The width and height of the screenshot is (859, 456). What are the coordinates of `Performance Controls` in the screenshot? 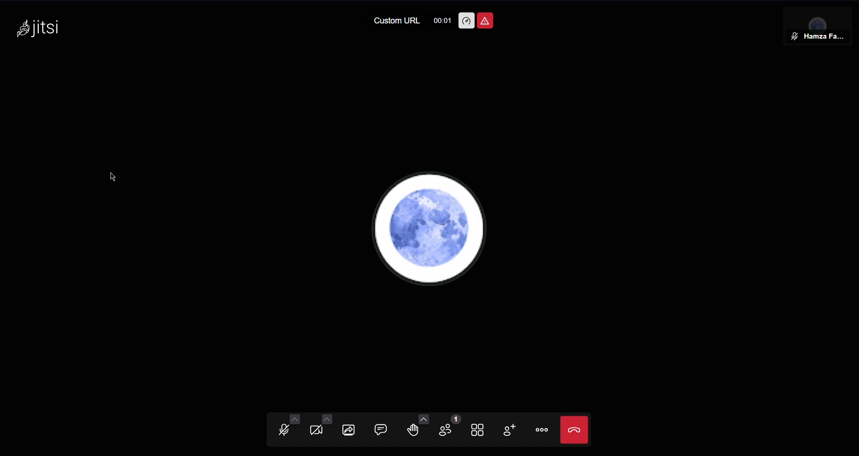 It's located at (467, 21).